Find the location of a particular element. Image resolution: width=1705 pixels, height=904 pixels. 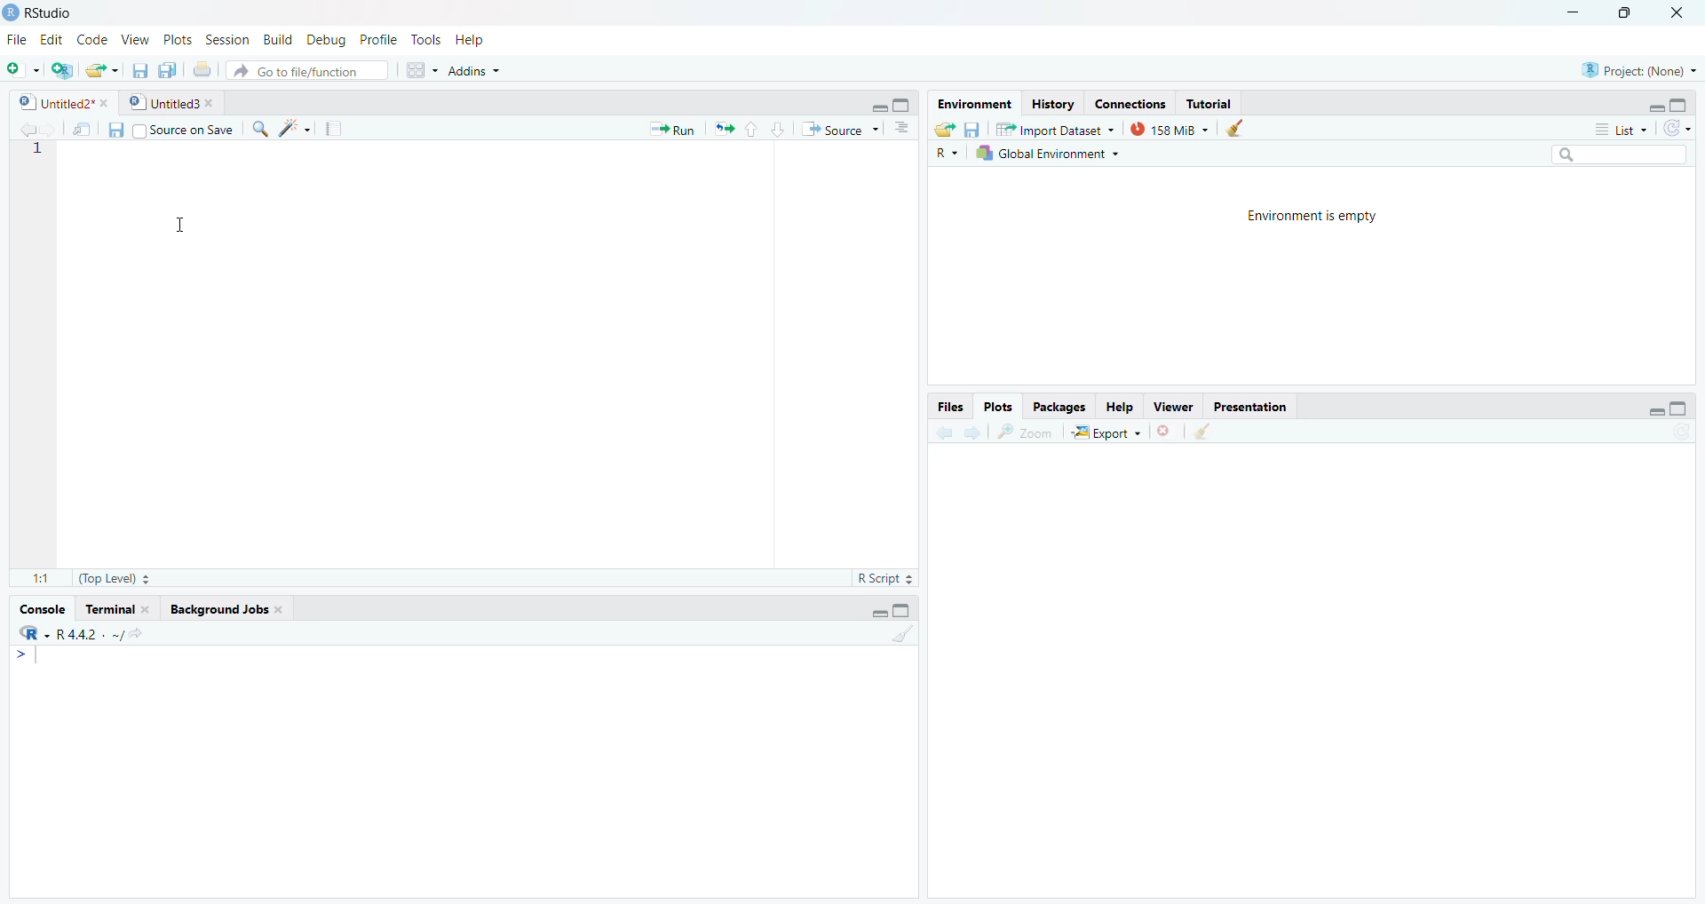

New file is located at coordinates (22, 67).